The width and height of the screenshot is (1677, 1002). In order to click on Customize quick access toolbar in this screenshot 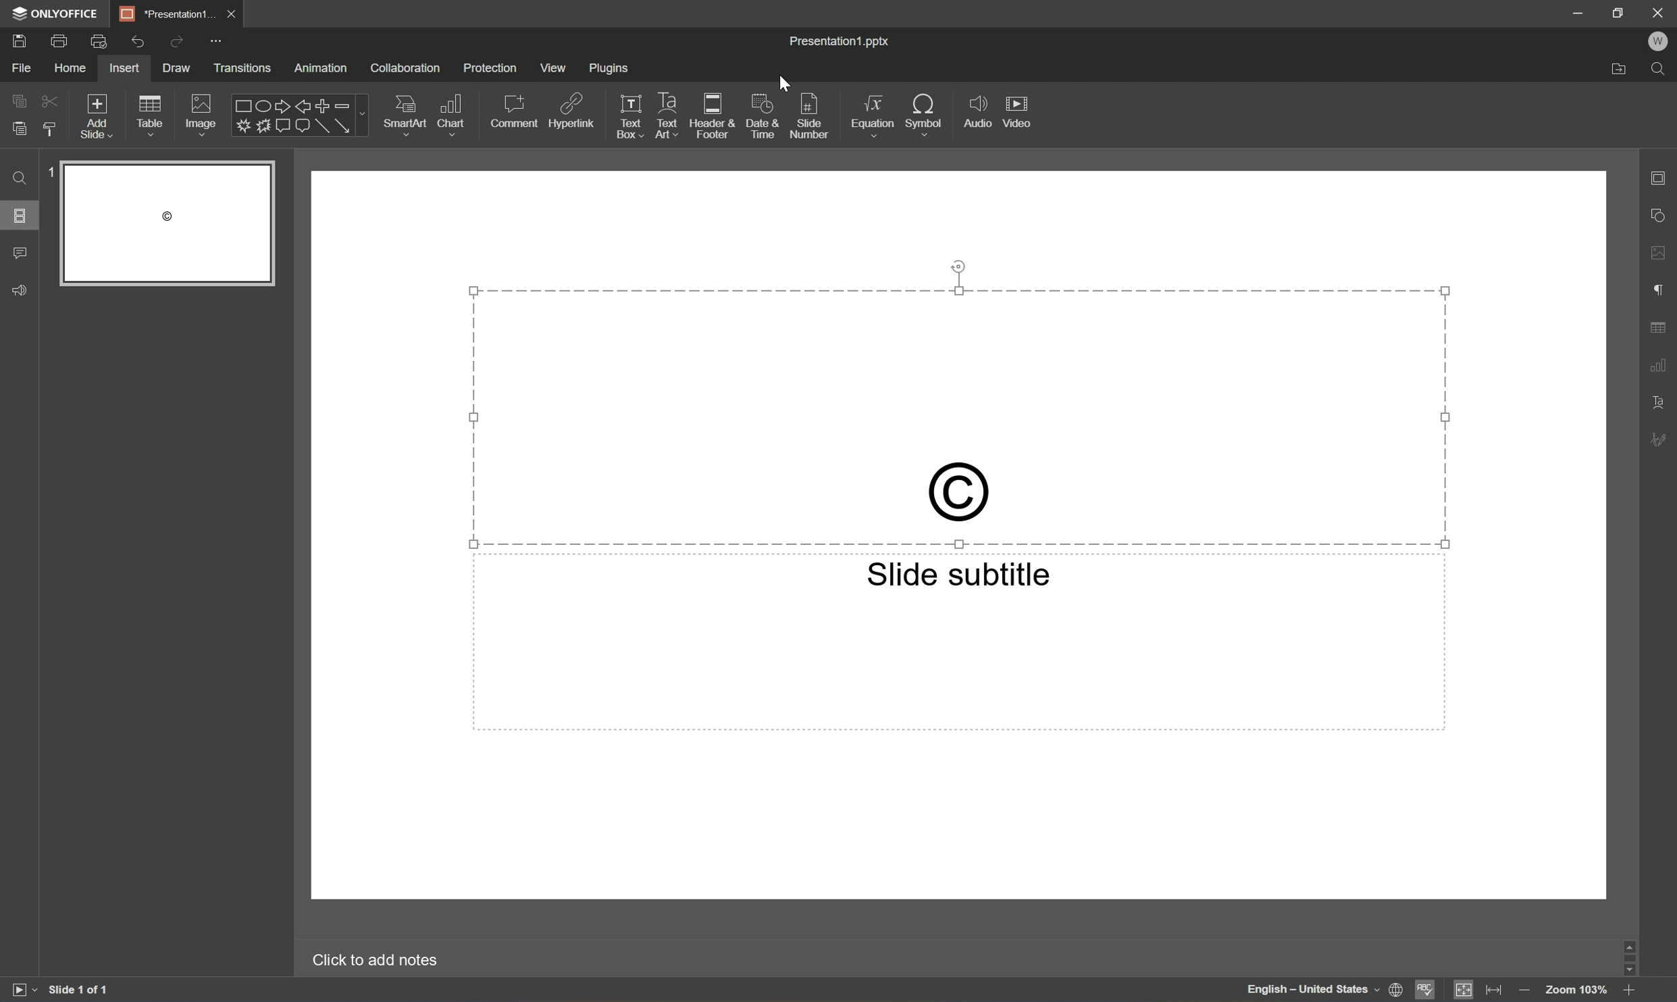, I will do `click(216, 43)`.